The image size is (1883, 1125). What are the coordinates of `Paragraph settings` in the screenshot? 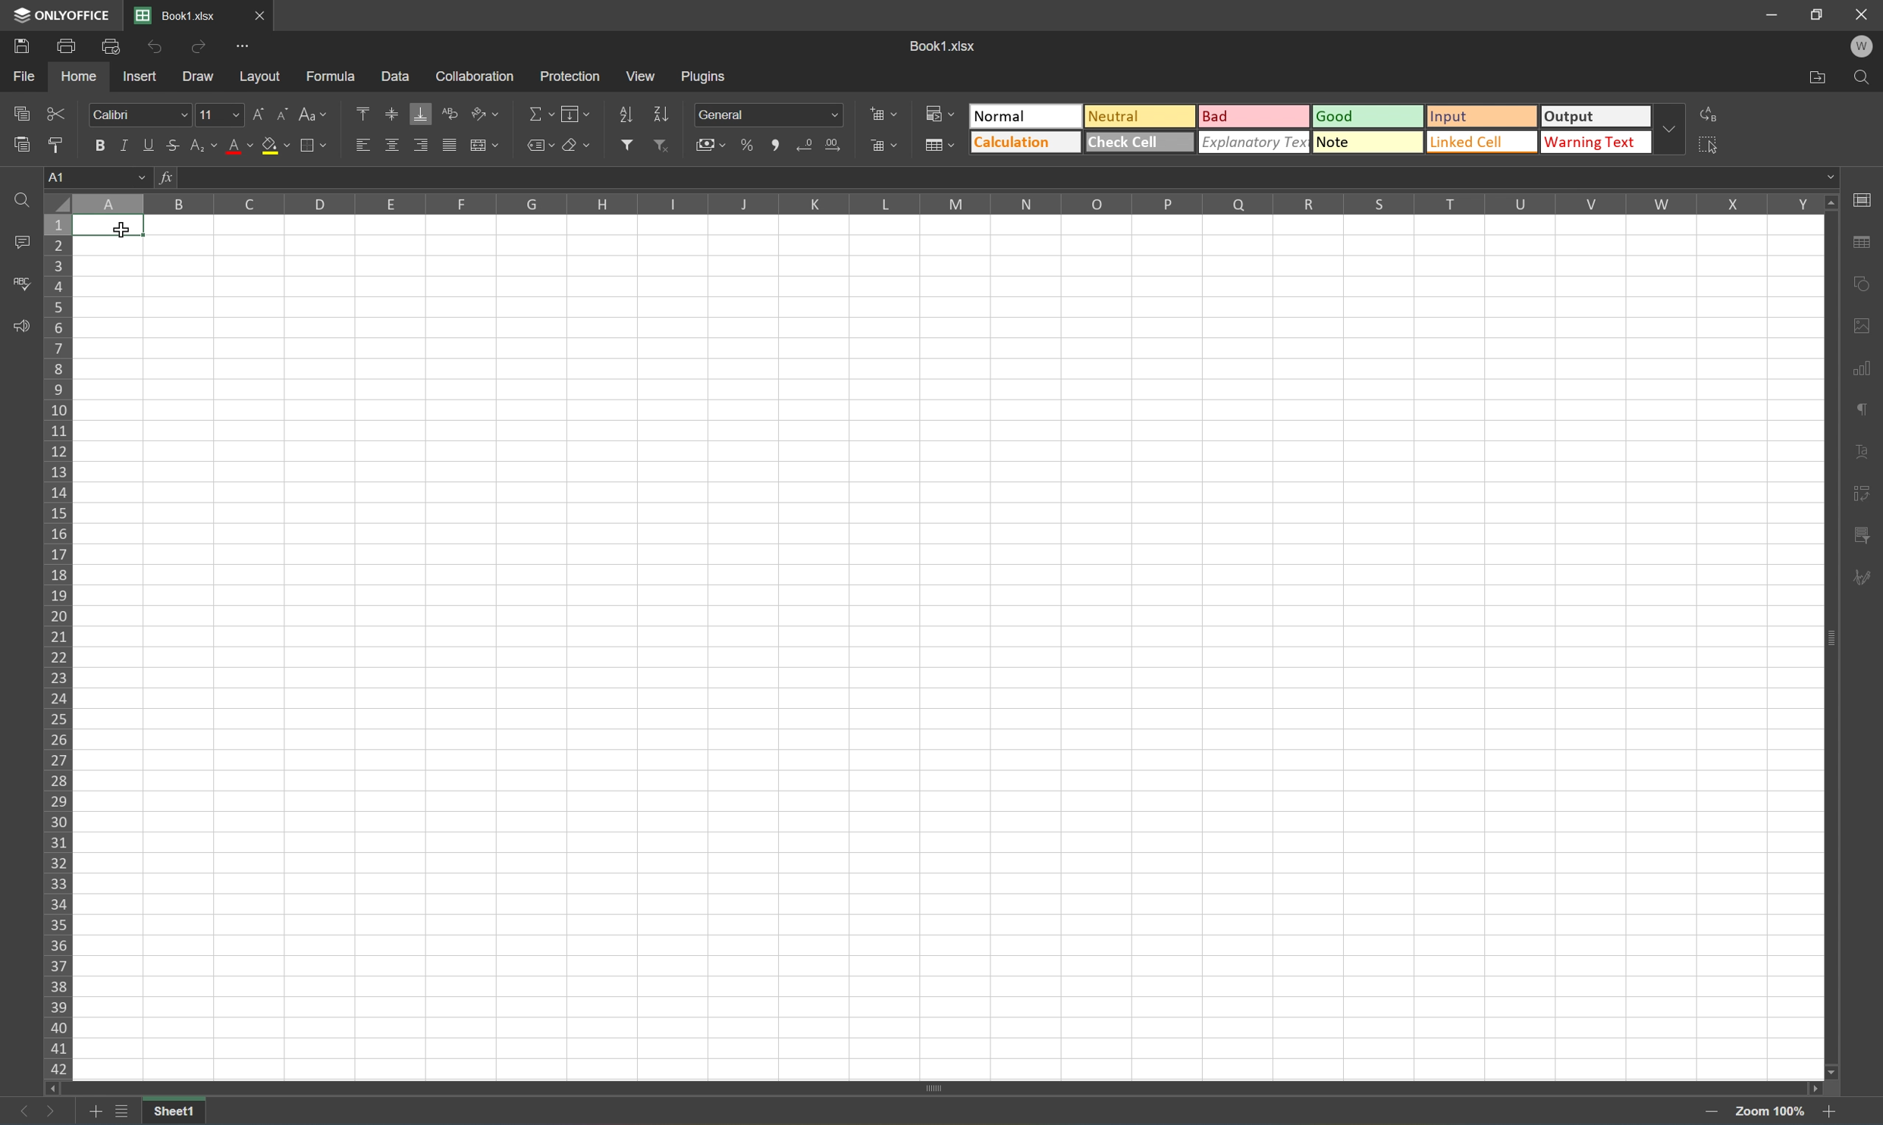 It's located at (1859, 409).